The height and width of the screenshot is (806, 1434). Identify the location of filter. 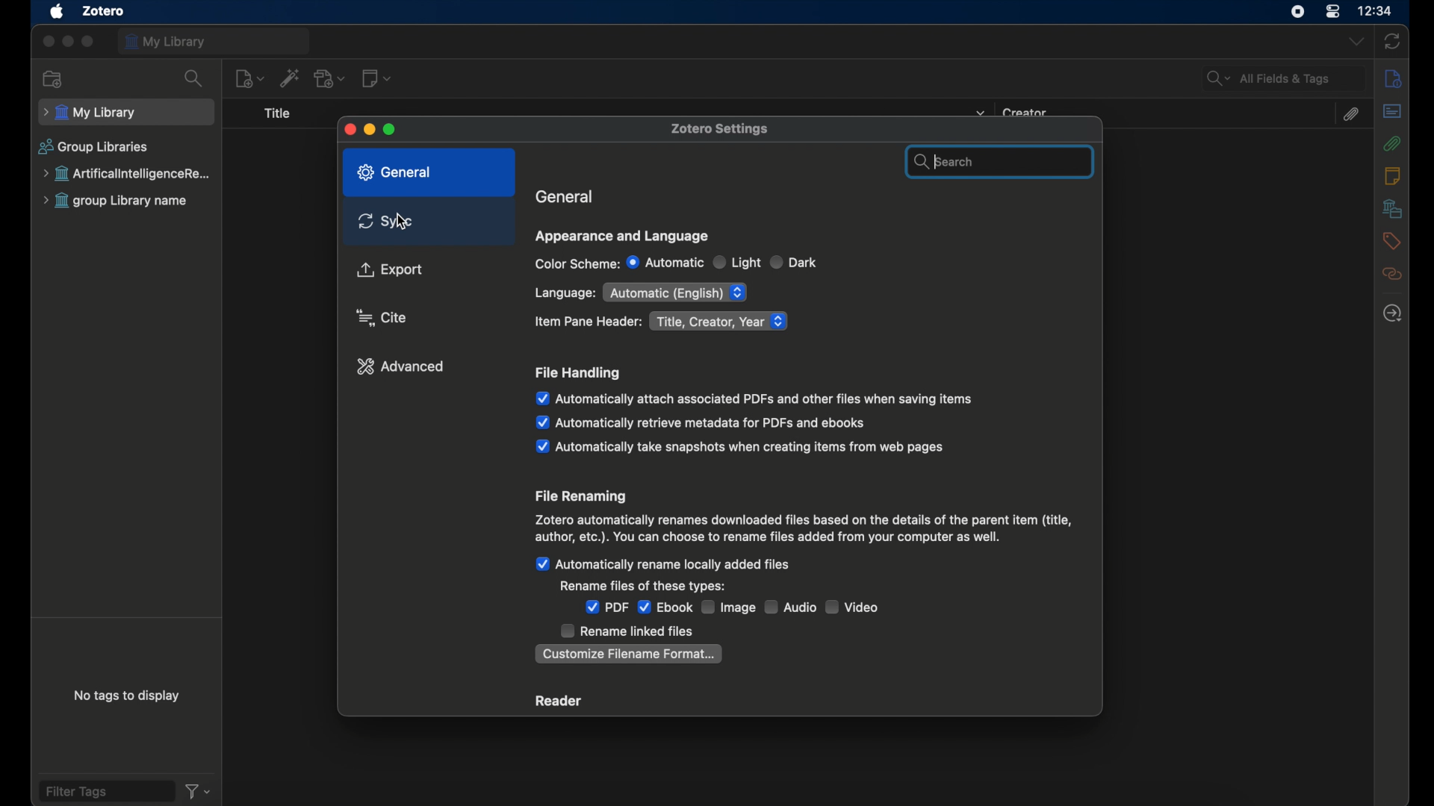
(197, 791).